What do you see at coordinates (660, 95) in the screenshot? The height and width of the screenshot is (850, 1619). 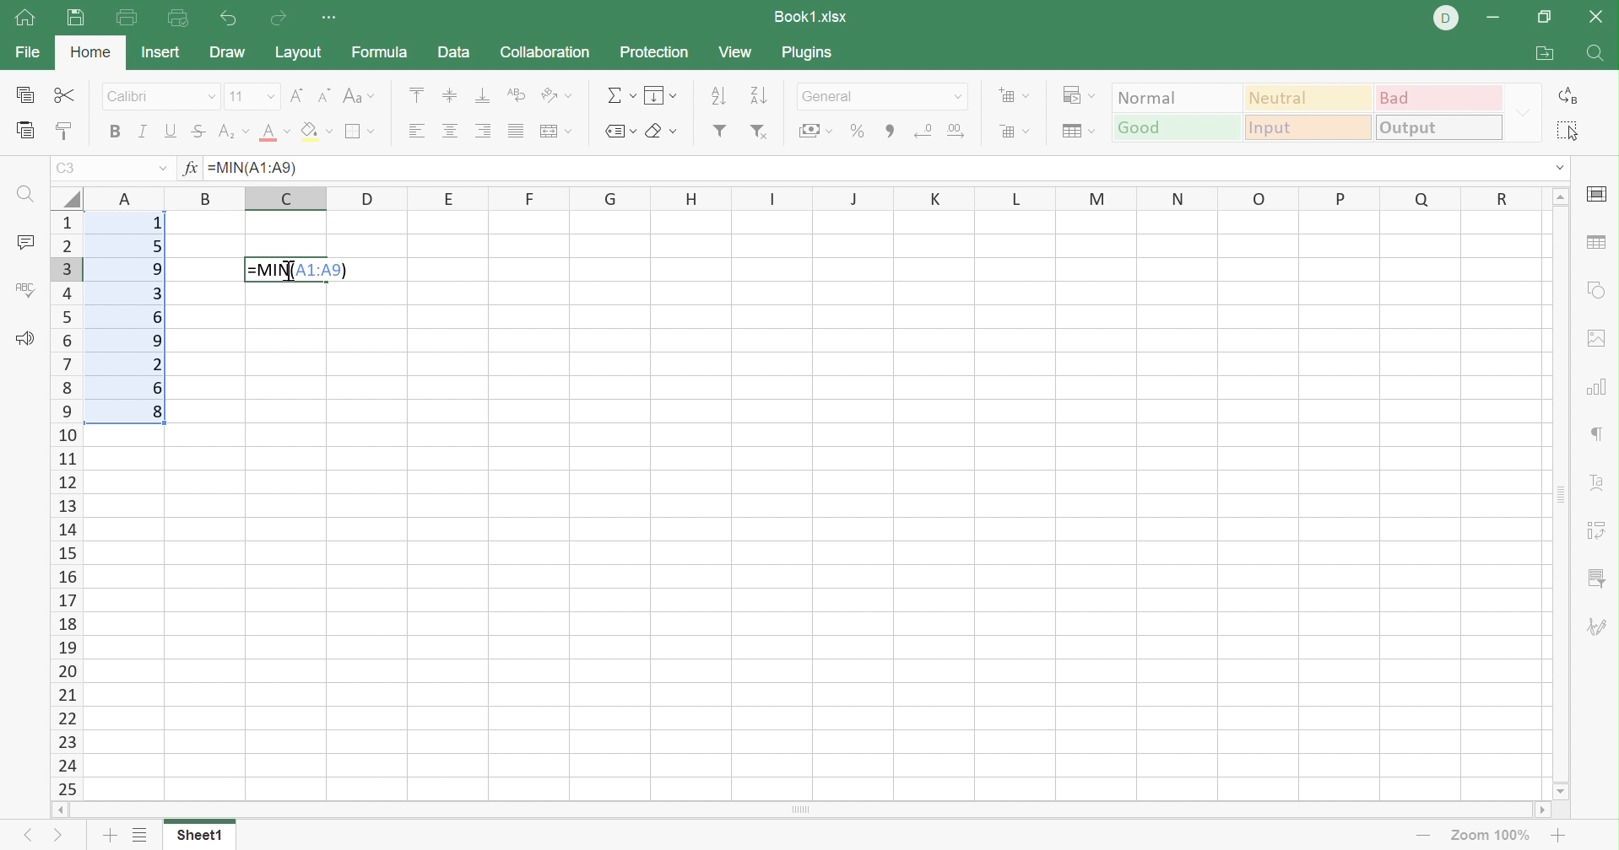 I see `Fill` at bounding box center [660, 95].